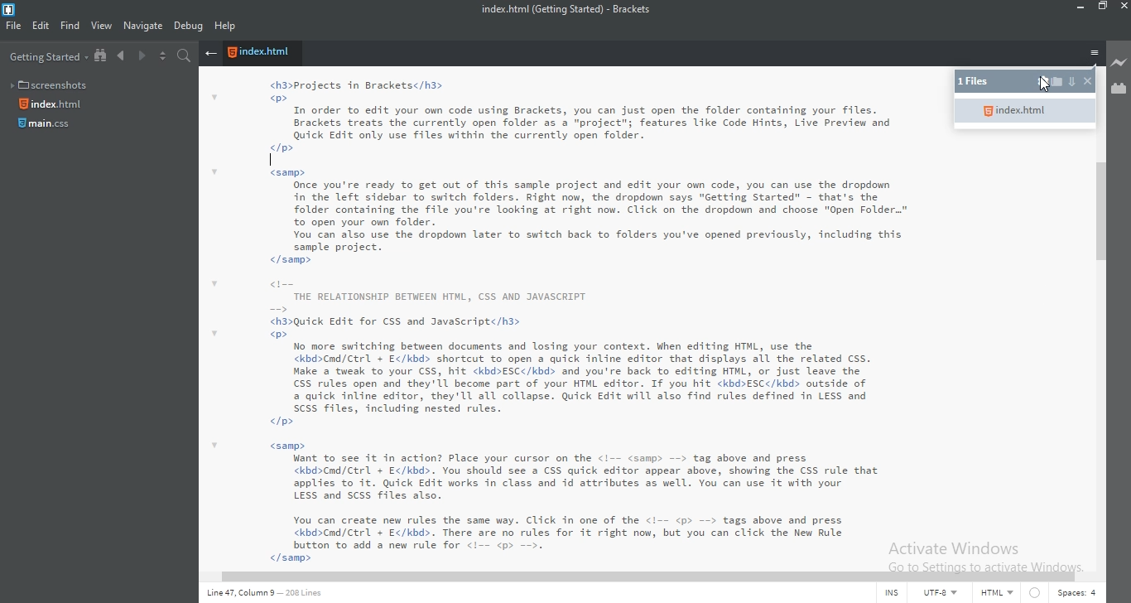  I want to click on Navigate, so click(142, 26).